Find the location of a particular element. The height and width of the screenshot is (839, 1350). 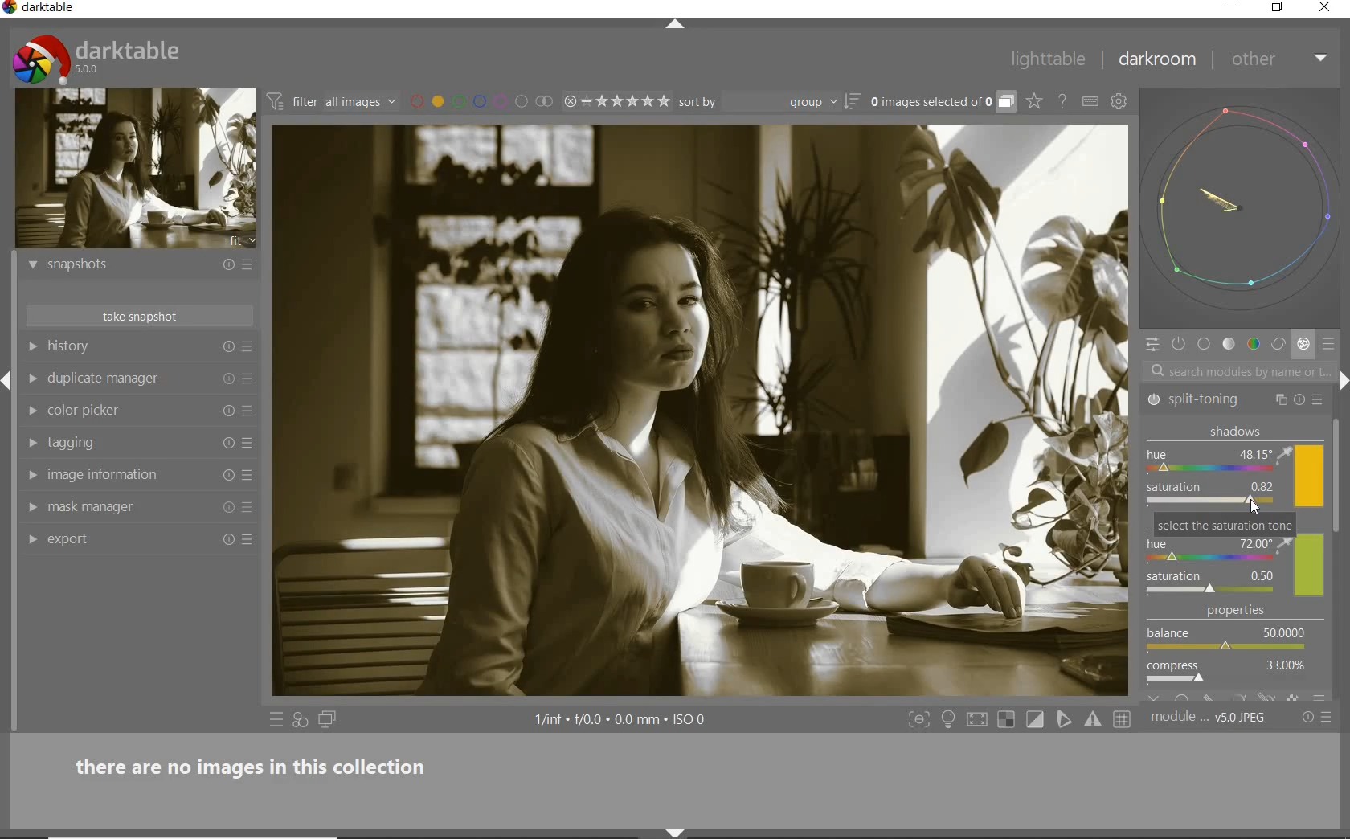

click to change the type of overlay shown on thumbnails is located at coordinates (1035, 102).